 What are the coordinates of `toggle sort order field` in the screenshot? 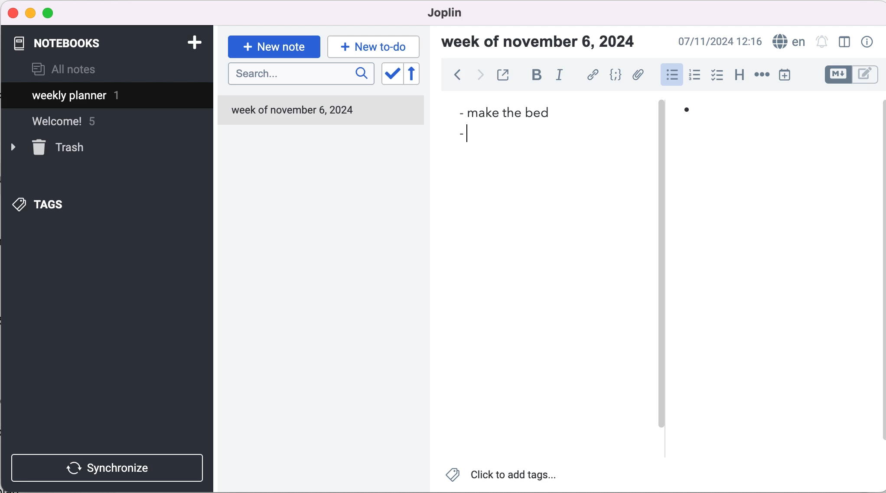 It's located at (391, 76).